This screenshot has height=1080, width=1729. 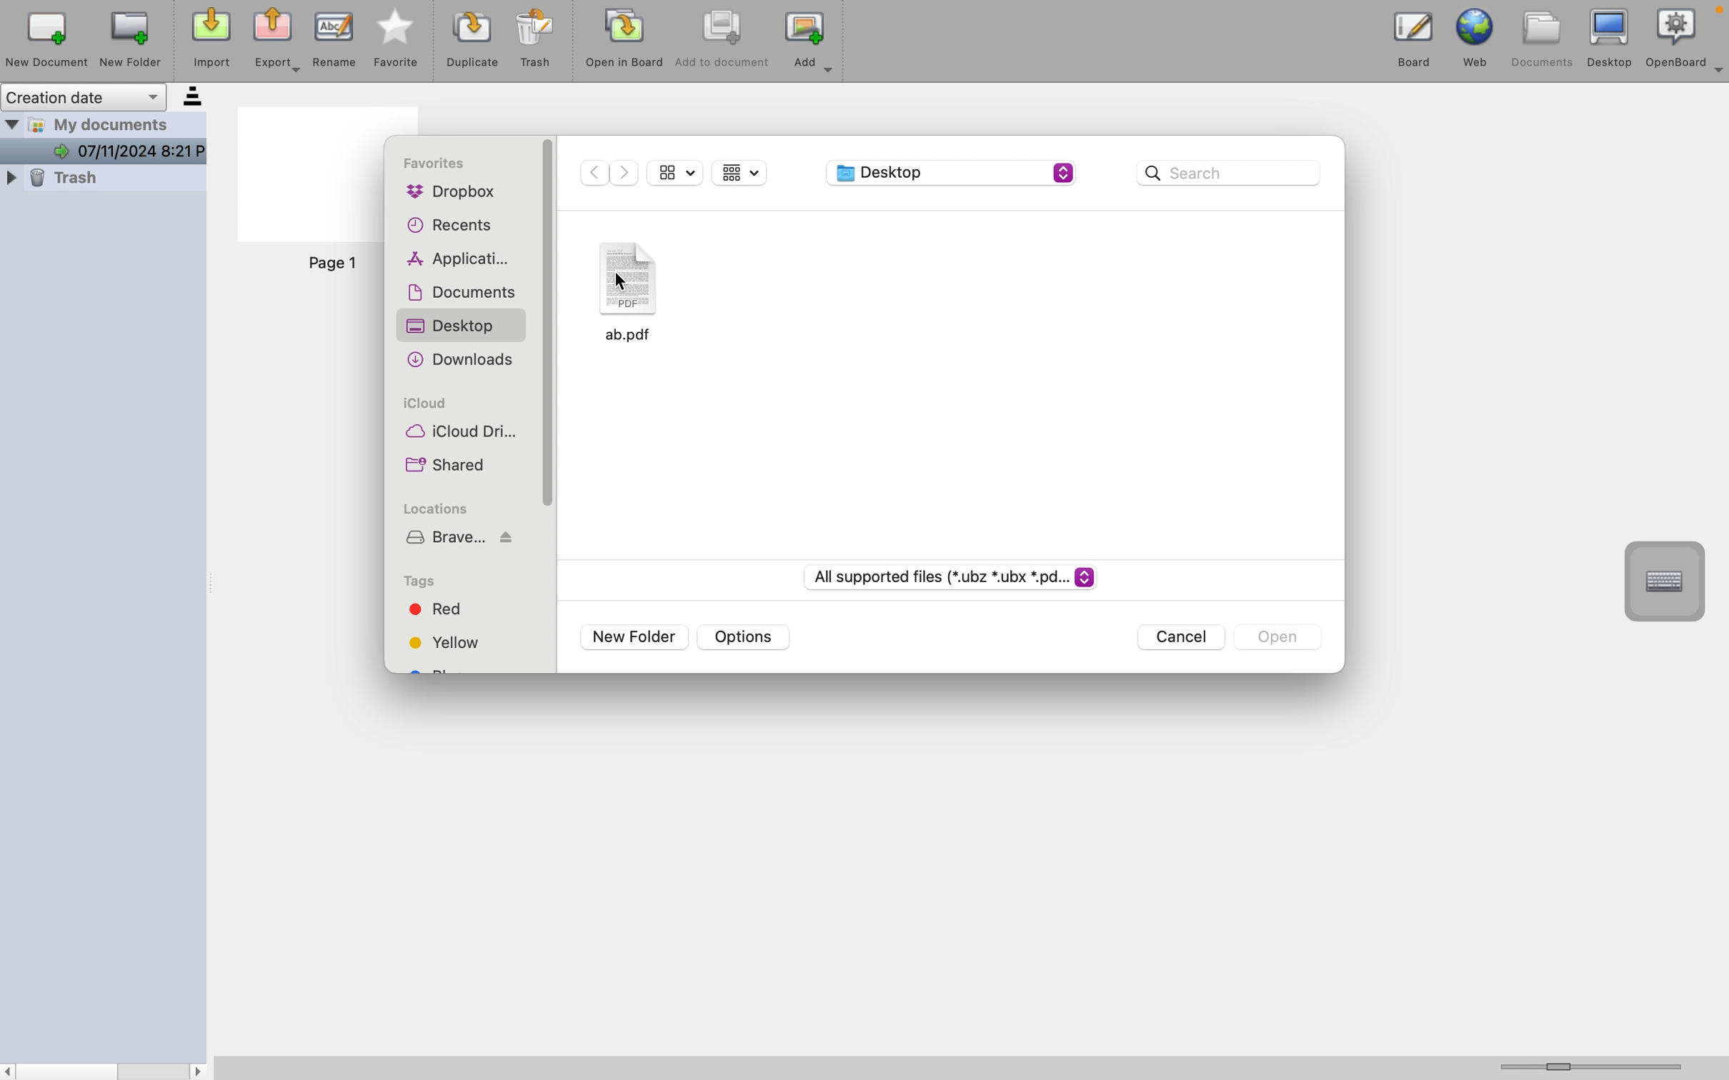 I want to click on brave, so click(x=461, y=538).